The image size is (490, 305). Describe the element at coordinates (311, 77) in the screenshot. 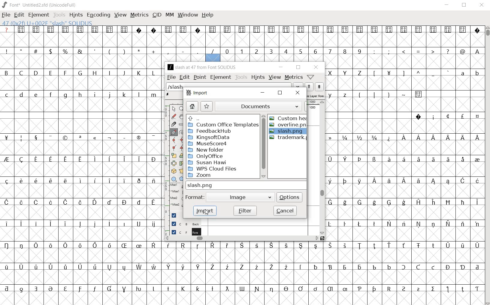

I see `Help/Window` at that location.